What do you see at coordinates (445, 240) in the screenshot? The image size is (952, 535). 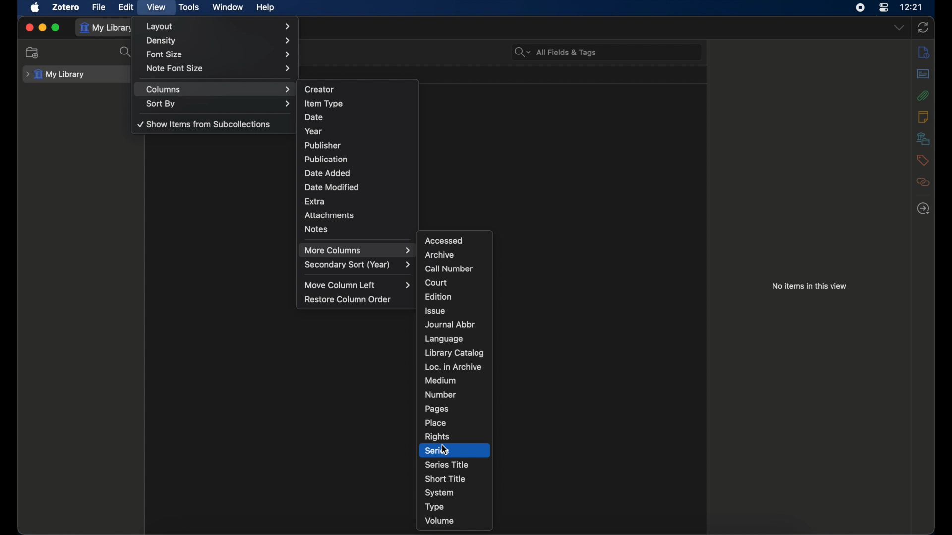 I see `accessed` at bounding box center [445, 240].